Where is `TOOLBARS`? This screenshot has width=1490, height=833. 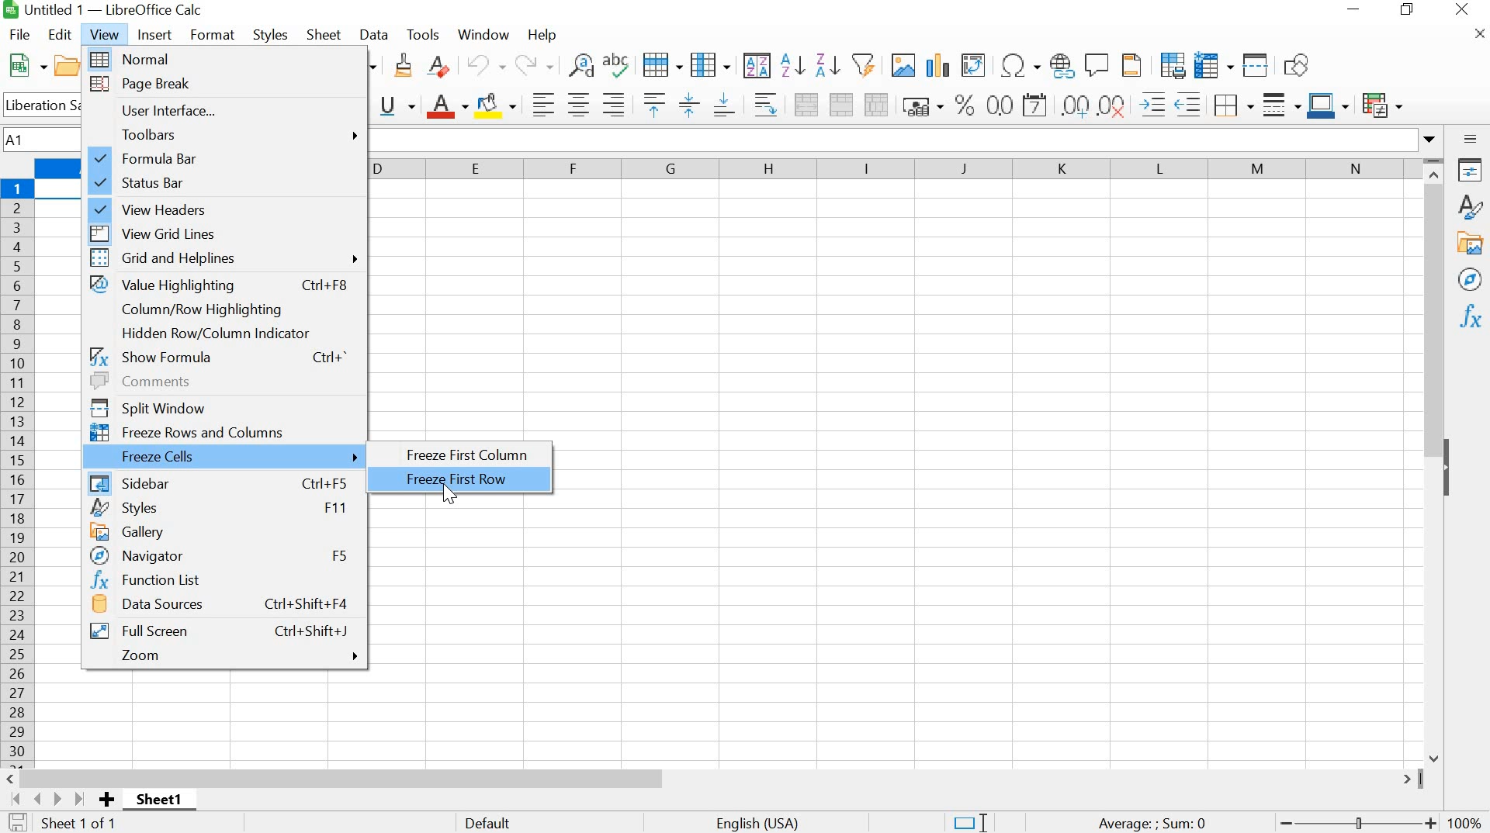 TOOLBARS is located at coordinates (226, 134).